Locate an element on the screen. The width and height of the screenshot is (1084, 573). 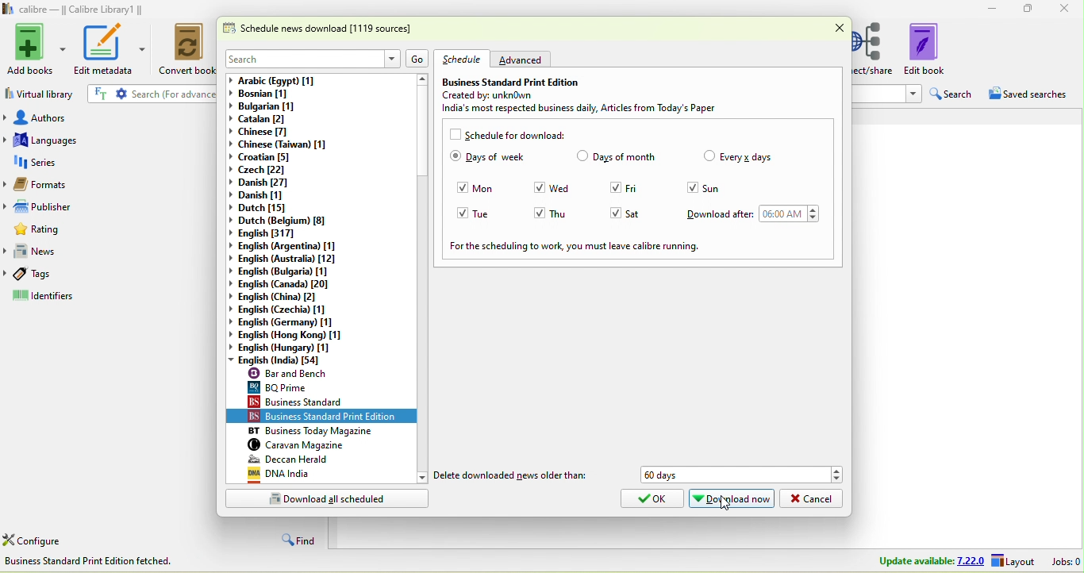
edit book is located at coordinates (935, 50).